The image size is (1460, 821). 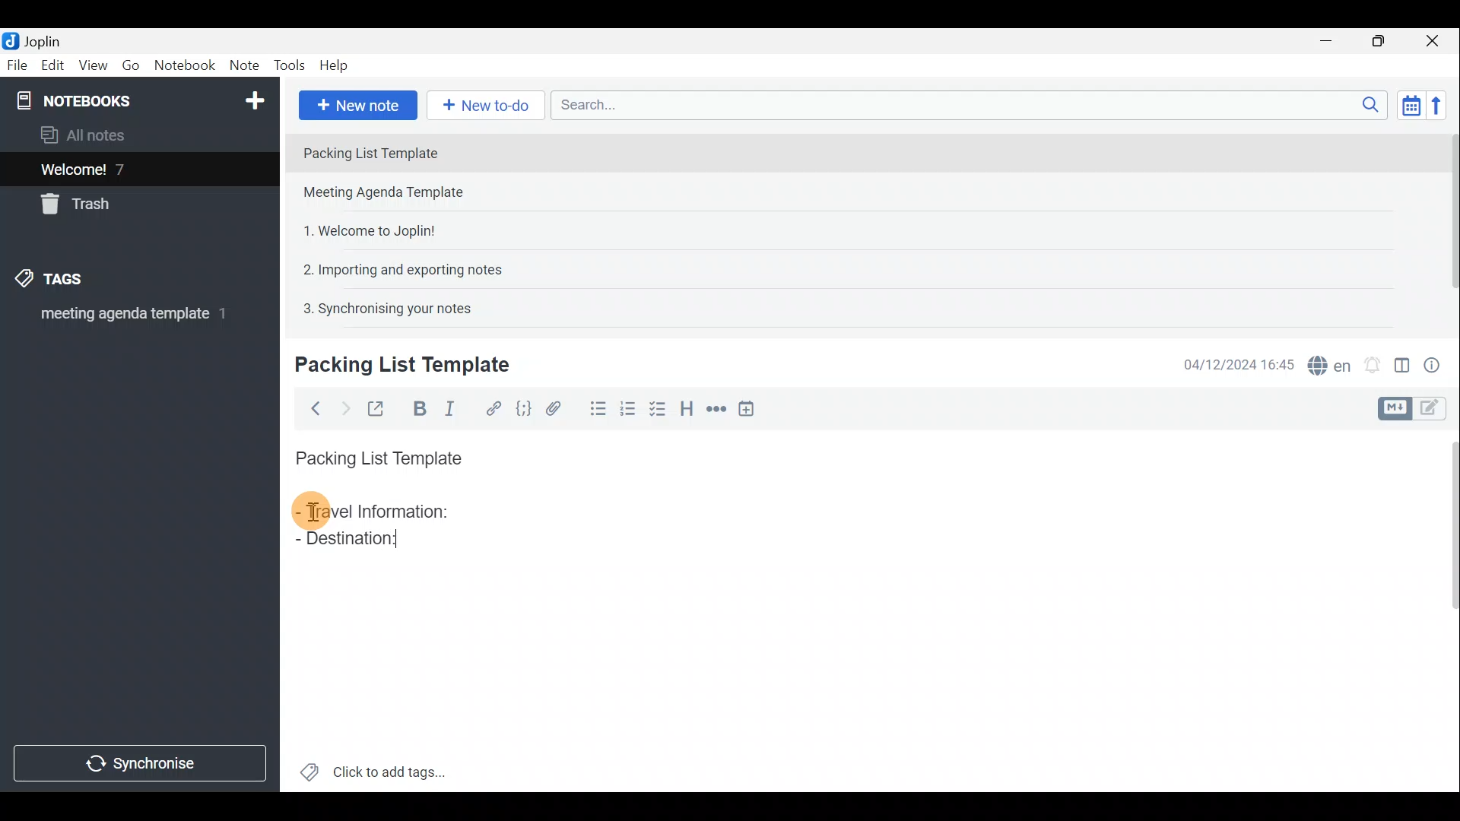 What do you see at coordinates (336, 67) in the screenshot?
I see `Help` at bounding box center [336, 67].